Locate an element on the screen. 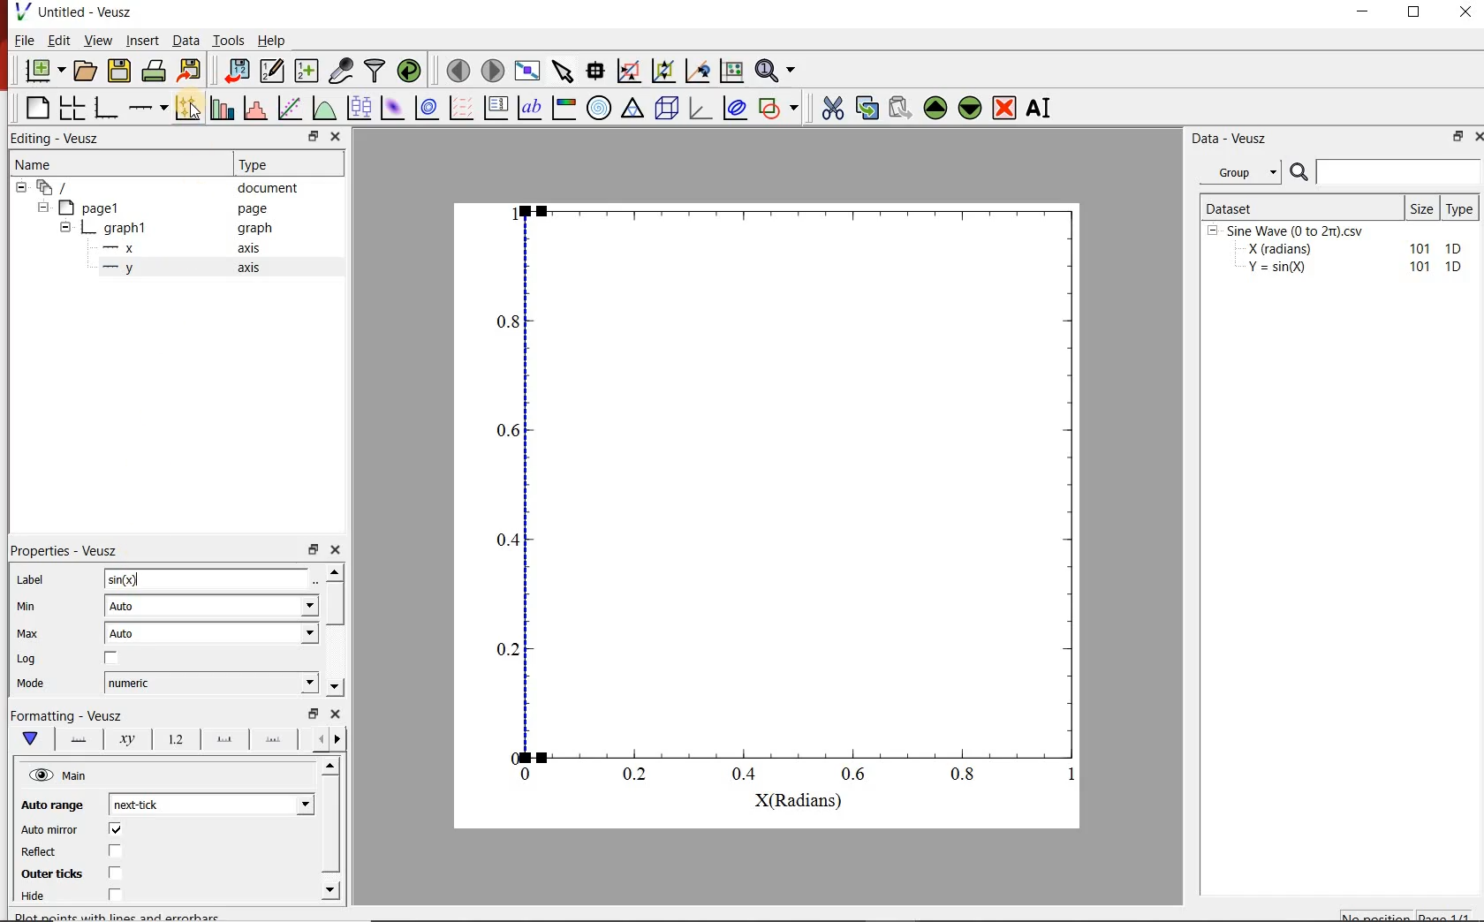  Data is located at coordinates (185, 40).